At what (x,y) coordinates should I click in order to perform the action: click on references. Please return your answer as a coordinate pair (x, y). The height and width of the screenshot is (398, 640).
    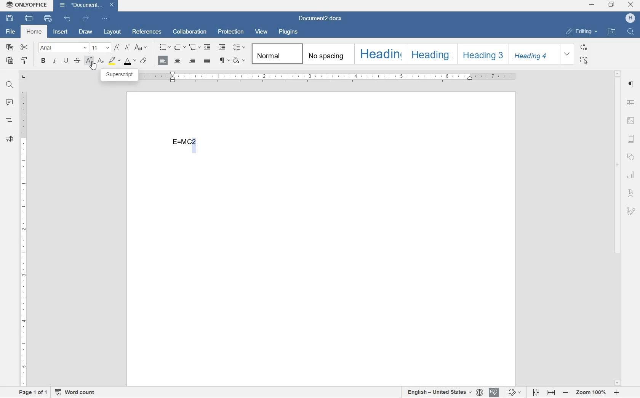
    Looking at the image, I should click on (148, 31).